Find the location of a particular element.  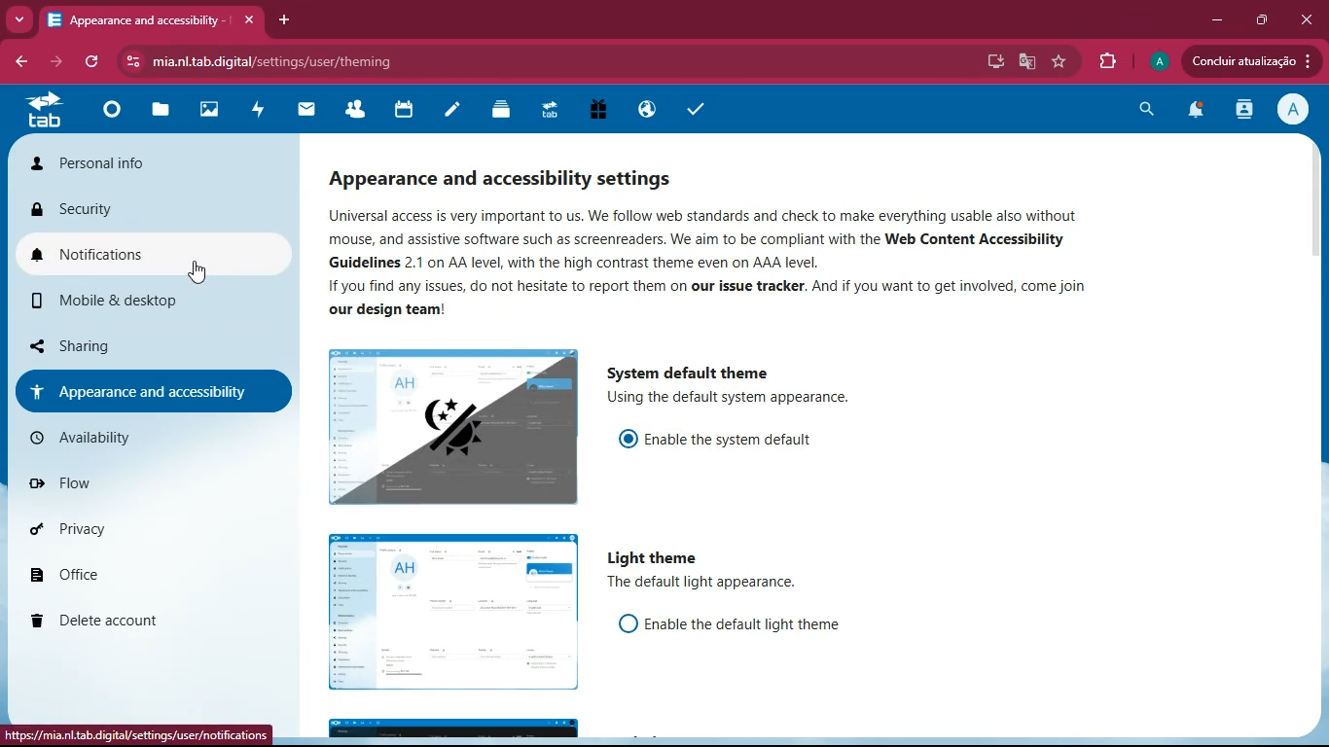

activity is located at coordinates (1239, 111).